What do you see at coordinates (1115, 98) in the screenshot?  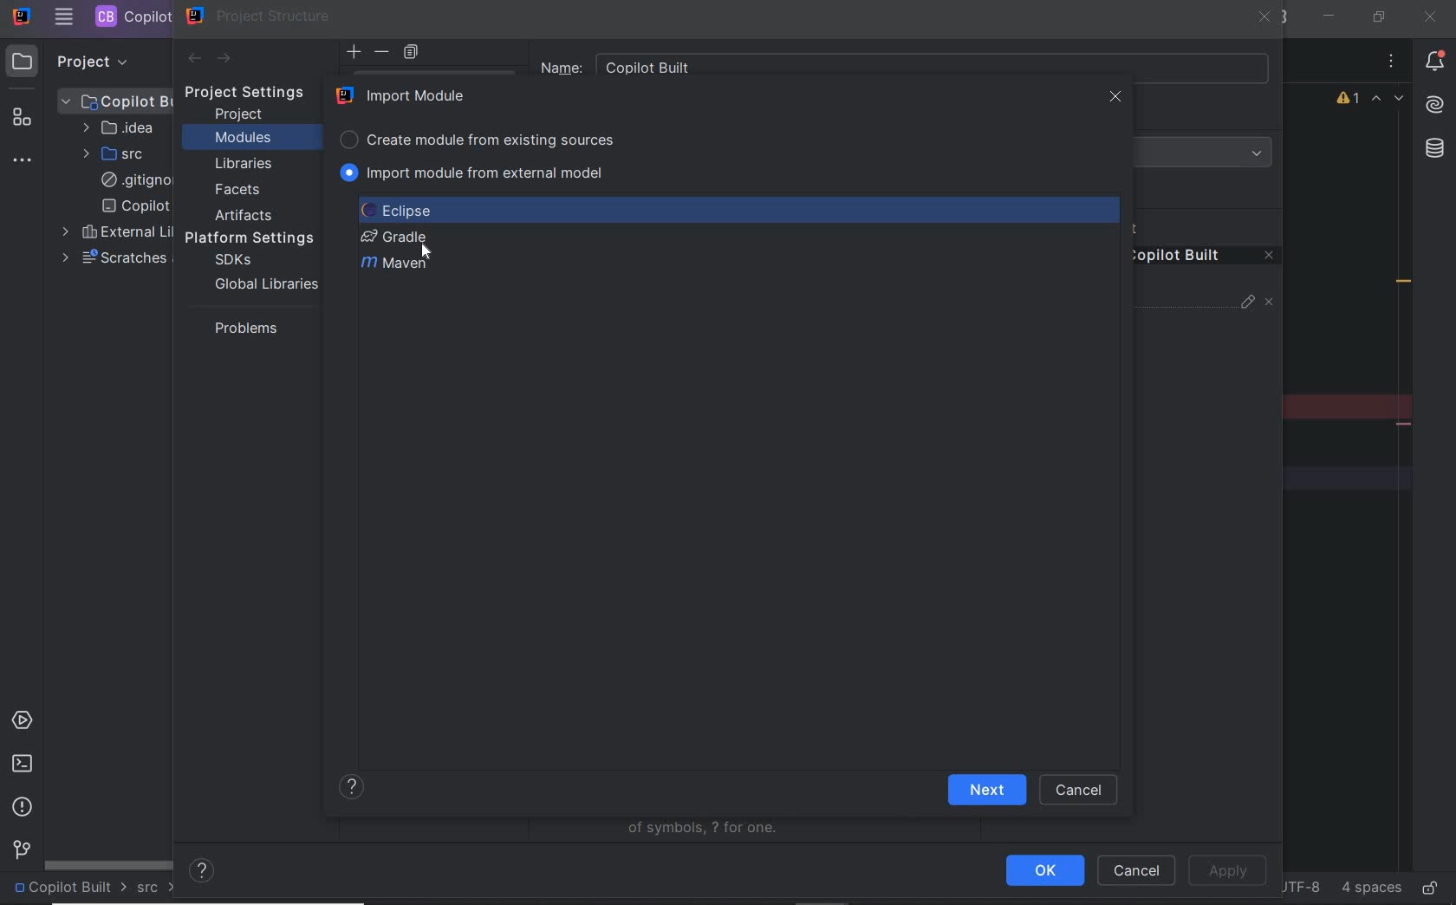 I see `close` at bounding box center [1115, 98].